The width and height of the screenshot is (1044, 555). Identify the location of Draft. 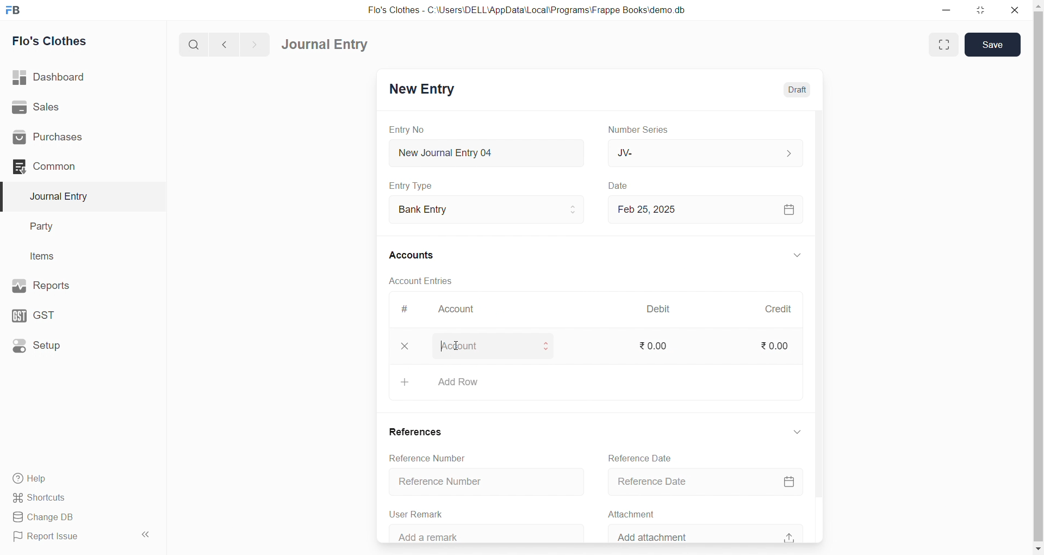
(796, 90).